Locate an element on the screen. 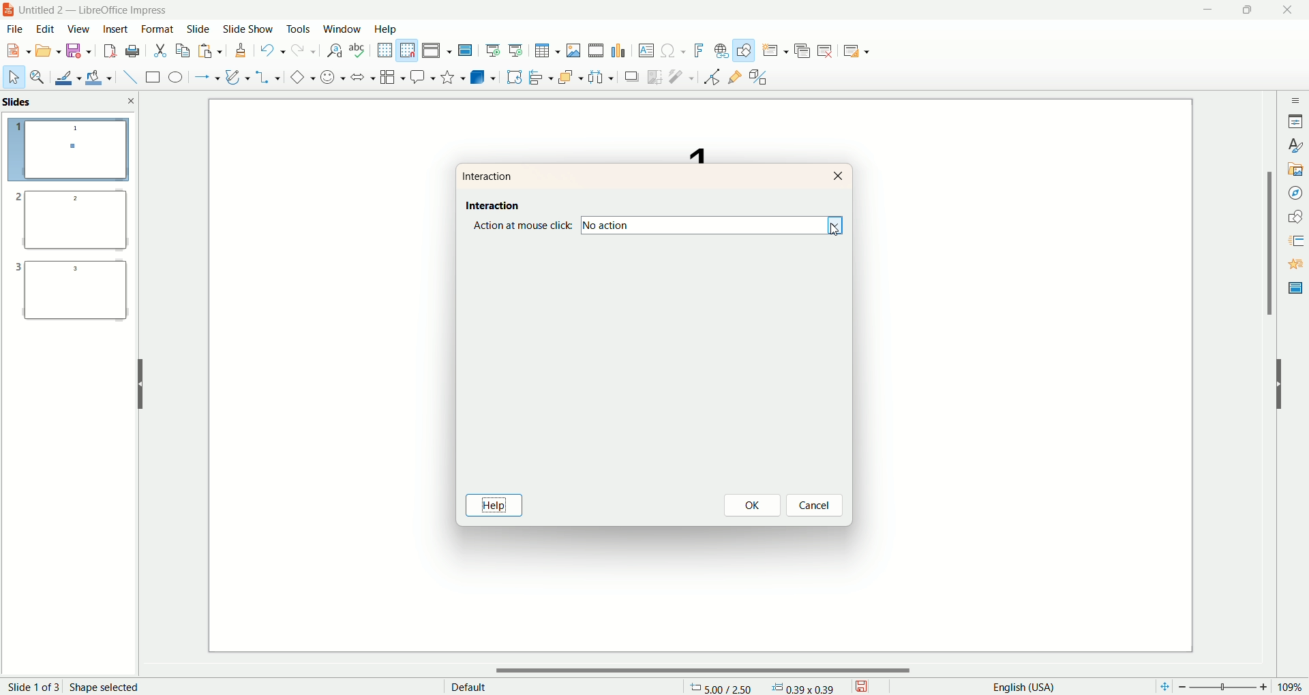 This screenshot has width=1309, height=695. special character is located at coordinates (672, 51).